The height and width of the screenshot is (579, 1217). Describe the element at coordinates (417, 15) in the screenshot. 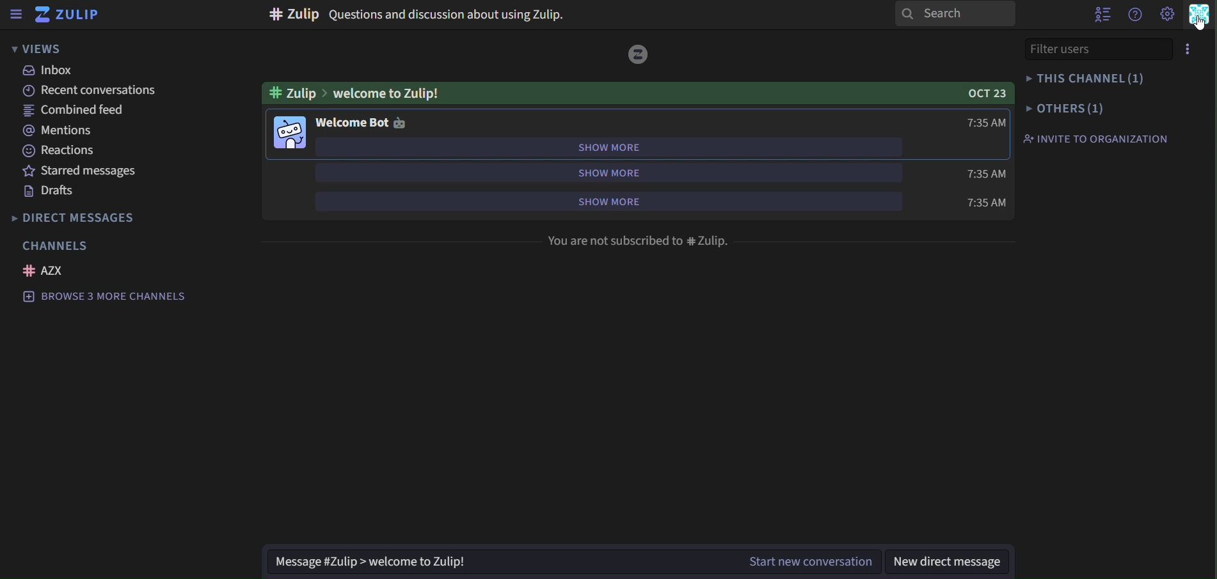

I see `Questions and discussion about using Zulip.` at that location.